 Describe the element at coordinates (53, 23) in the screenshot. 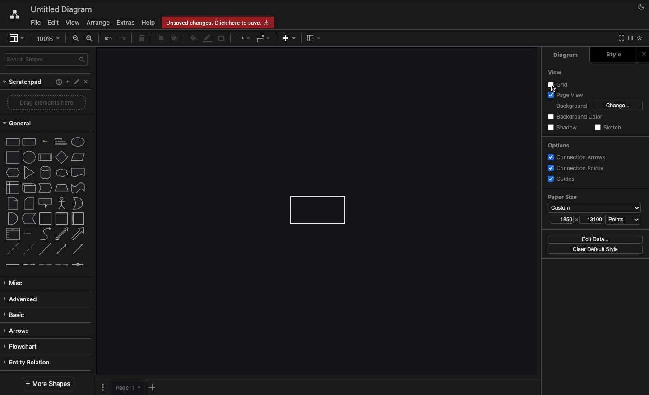

I see `Edit` at that location.